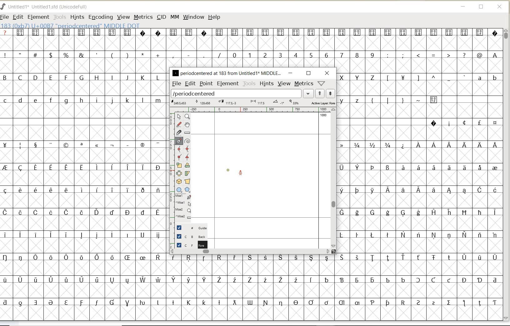  Describe the element at coordinates (179, 132) in the screenshot. I see `cut splines in two` at that location.